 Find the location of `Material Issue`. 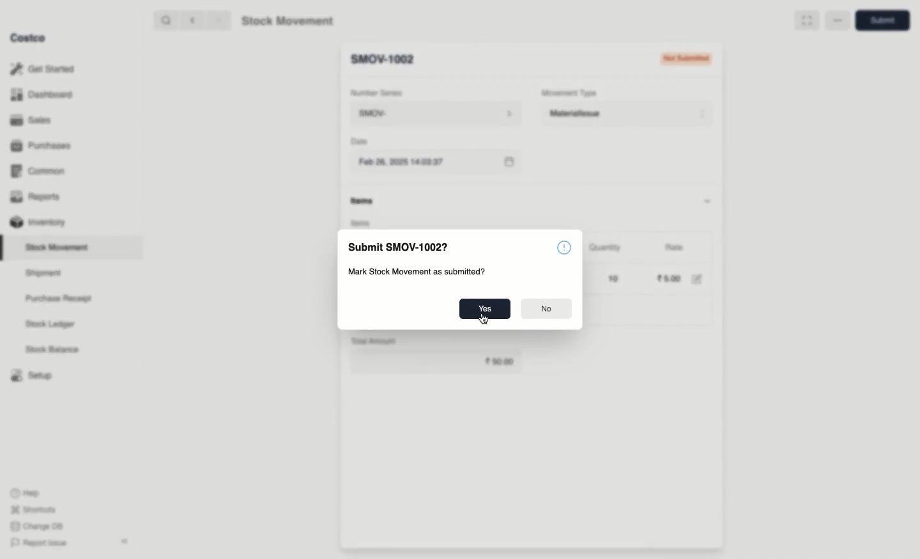

Material Issue is located at coordinates (629, 114).